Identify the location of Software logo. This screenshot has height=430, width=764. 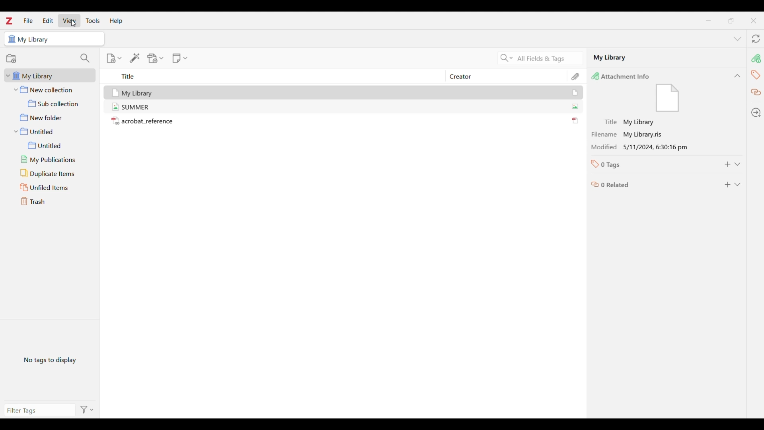
(9, 21).